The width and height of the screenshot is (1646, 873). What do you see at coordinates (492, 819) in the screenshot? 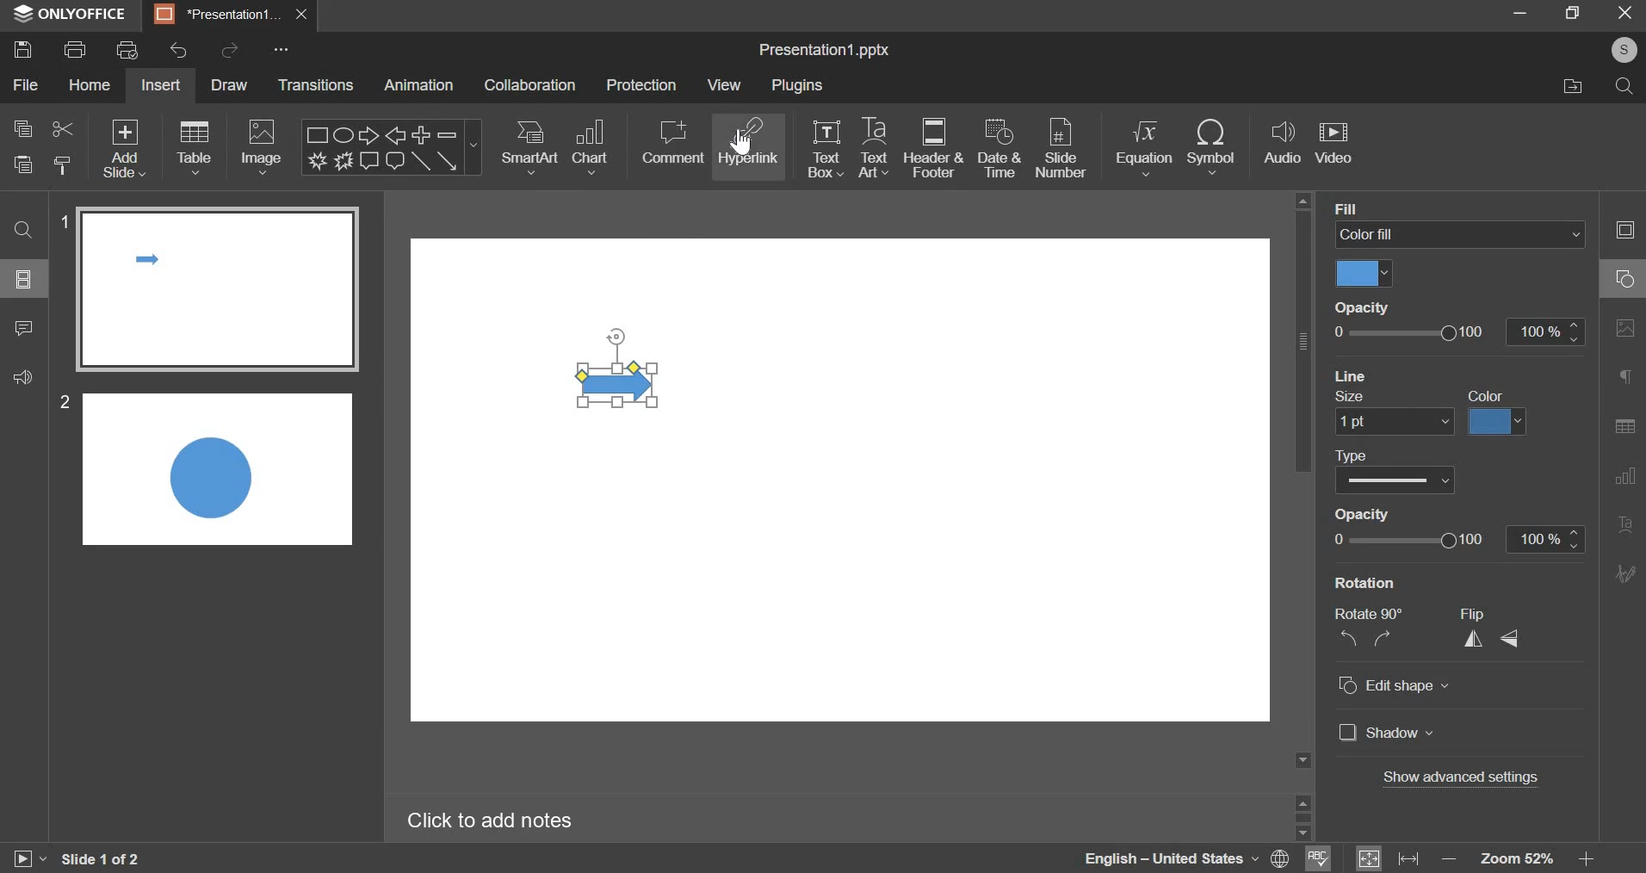
I see `Click to add notes` at bounding box center [492, 819].